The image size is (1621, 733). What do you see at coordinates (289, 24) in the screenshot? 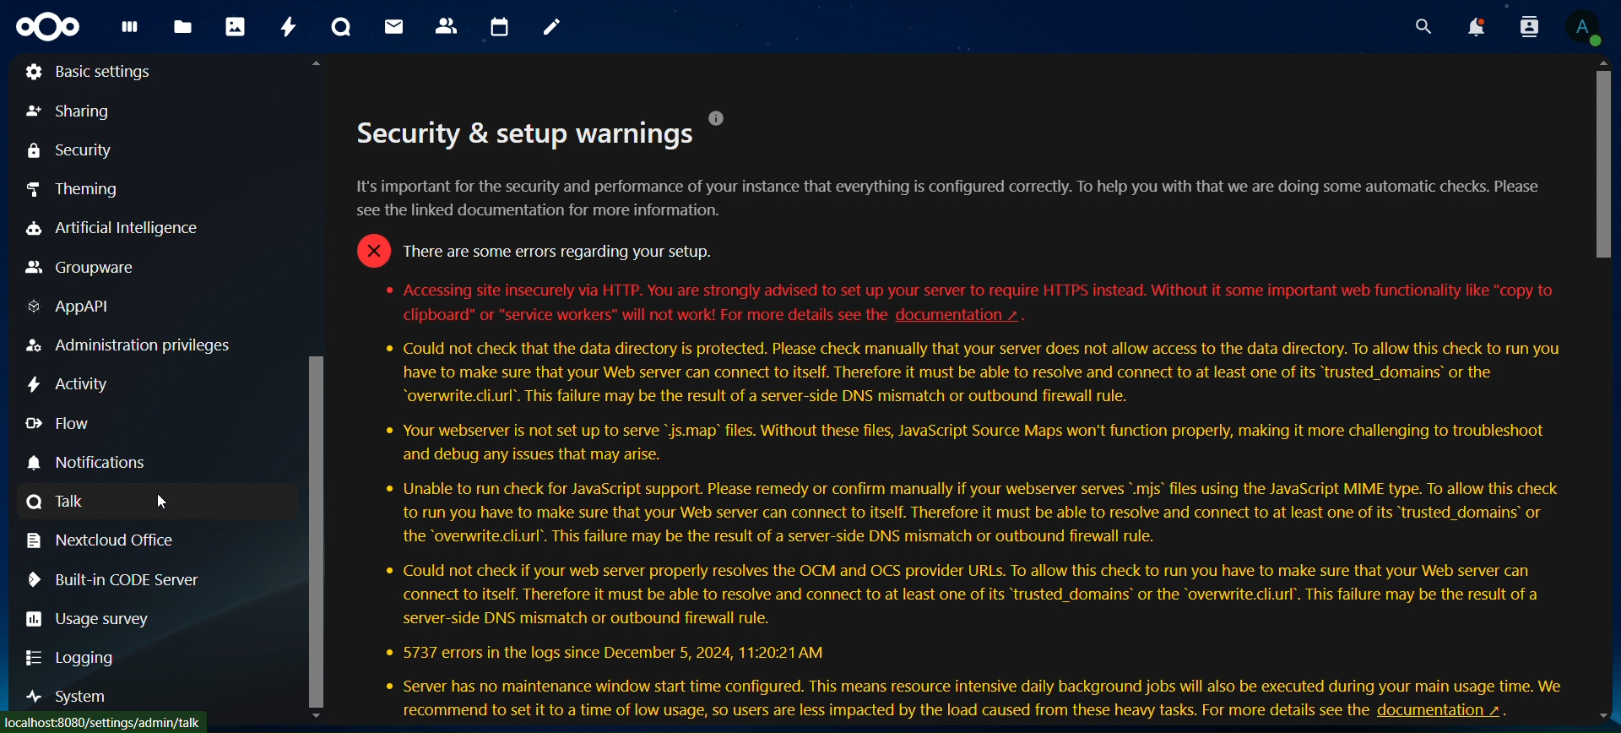
I see `activity` at bounding box center [289, 24].